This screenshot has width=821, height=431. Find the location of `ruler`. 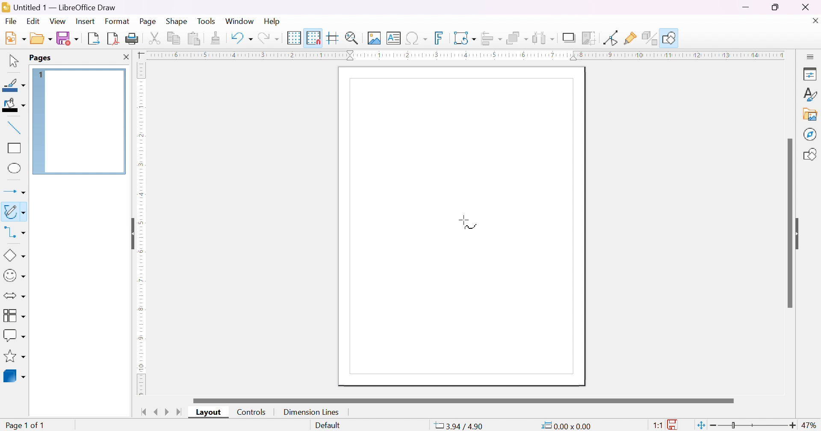

ruler is located at coordinates (139, 313).